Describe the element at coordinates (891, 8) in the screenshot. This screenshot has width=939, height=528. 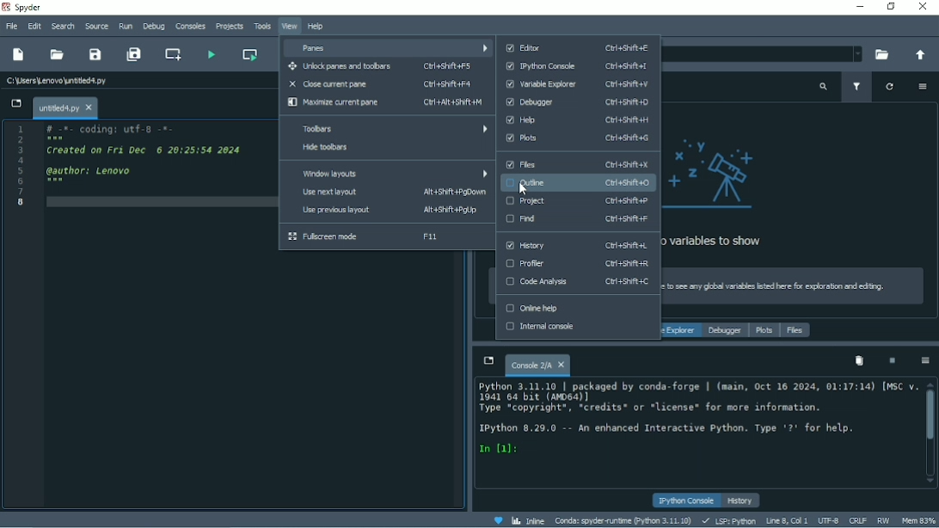
I see `Restore down` at that location.